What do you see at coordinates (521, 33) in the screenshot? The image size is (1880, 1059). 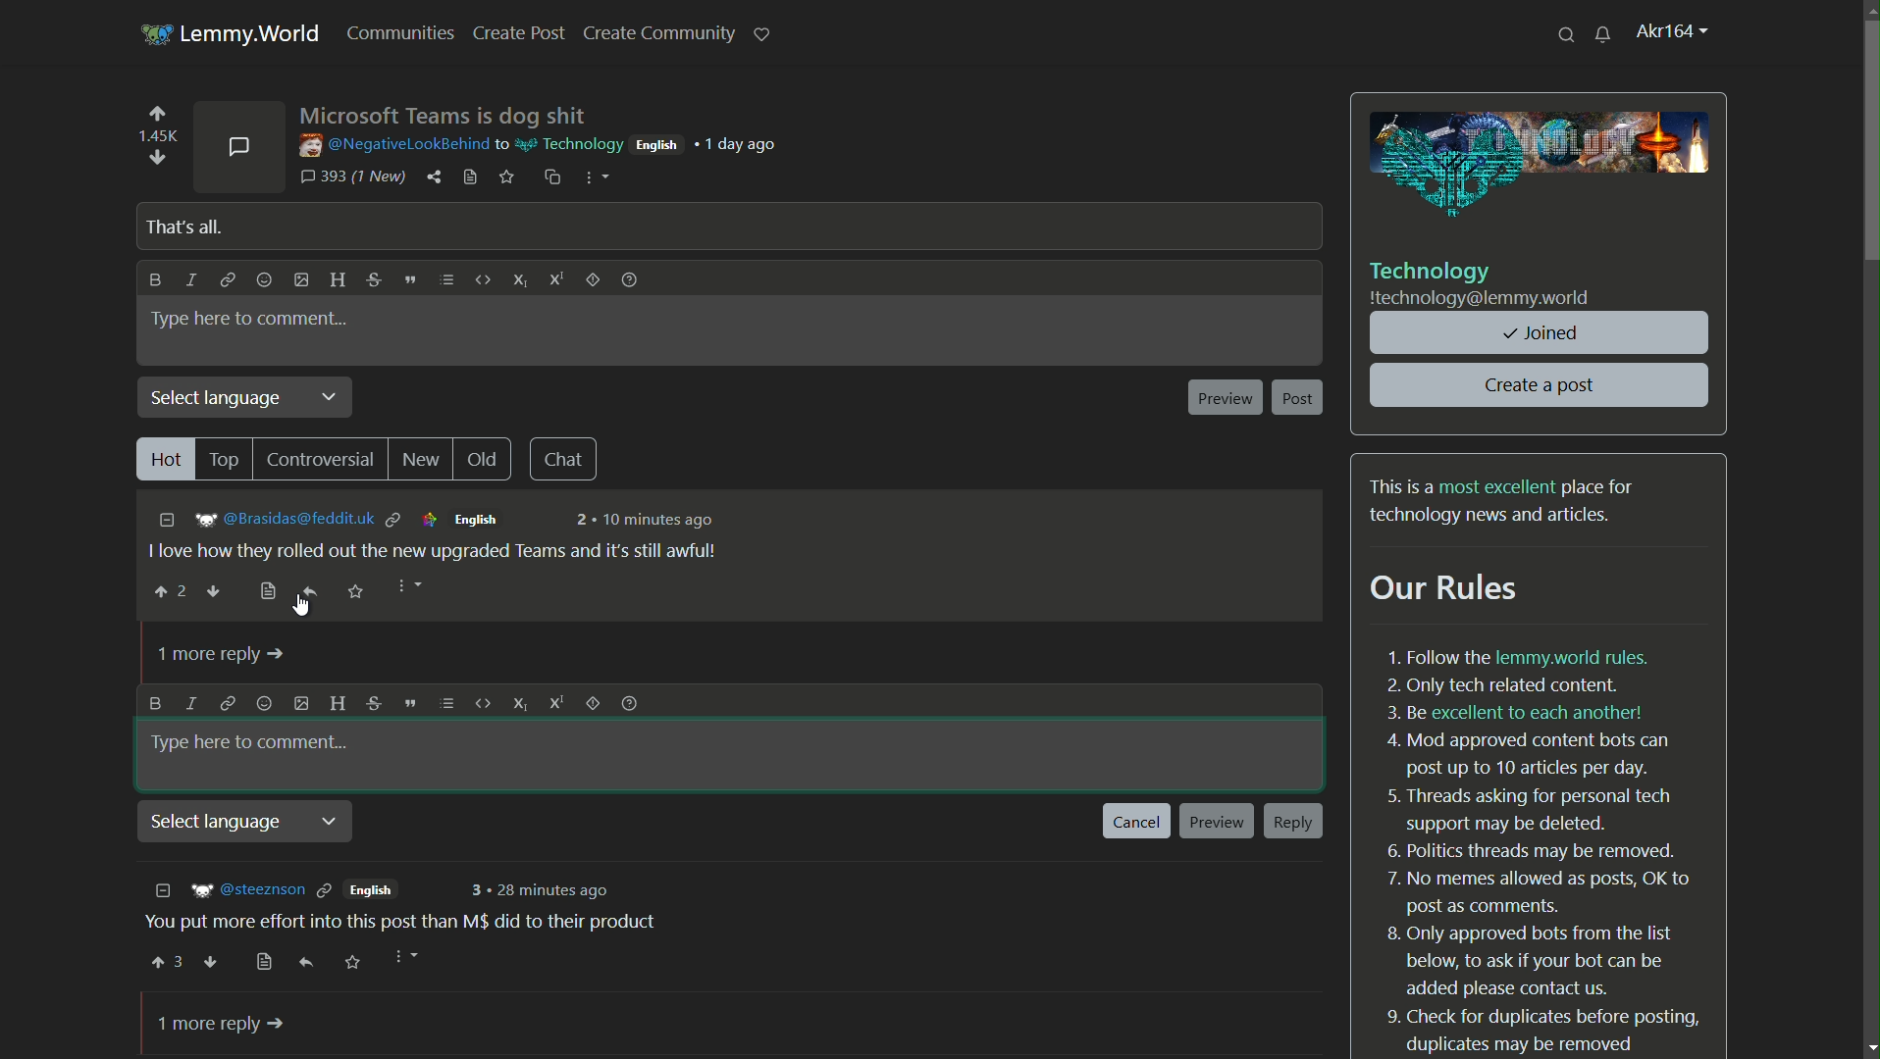 I see `create post` at bounding box center [521, 33].